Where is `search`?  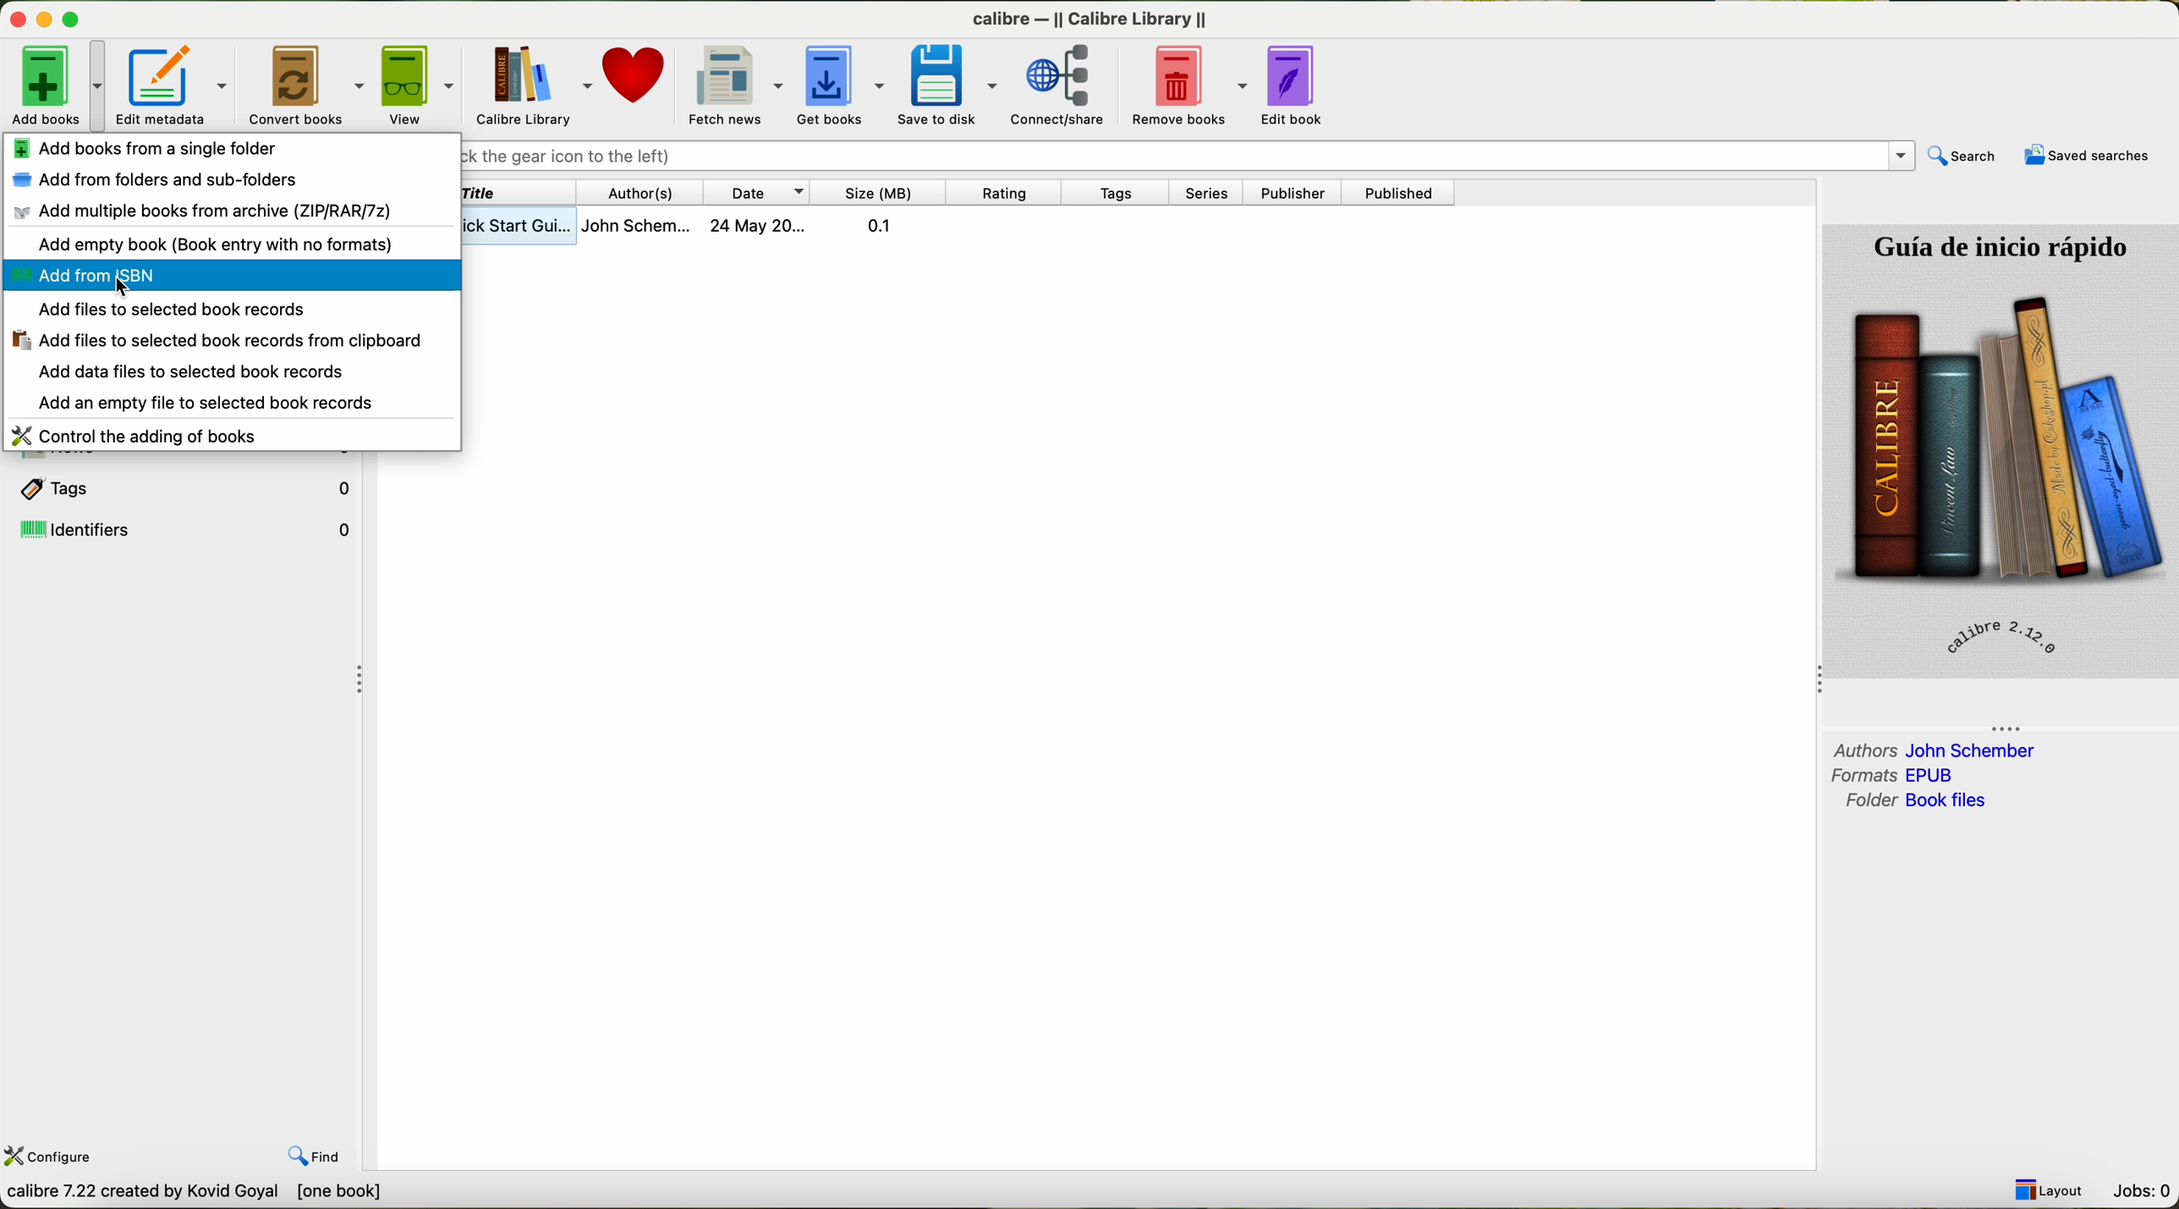 search is located at coordinates (1963, 156).